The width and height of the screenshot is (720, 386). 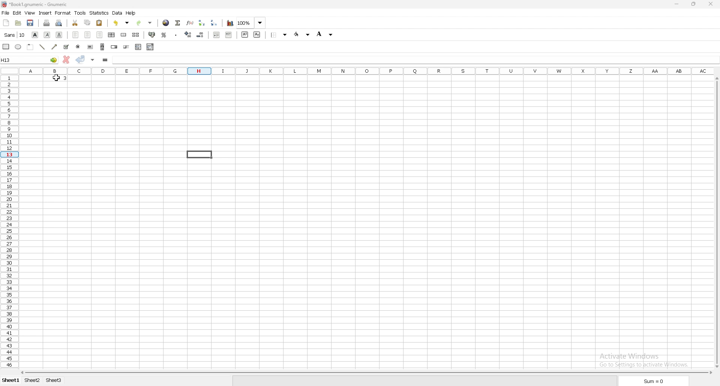 What do you see at coordinates (122, 22) in the screenshot?
I see `undo` at bounding box center [122, 22].